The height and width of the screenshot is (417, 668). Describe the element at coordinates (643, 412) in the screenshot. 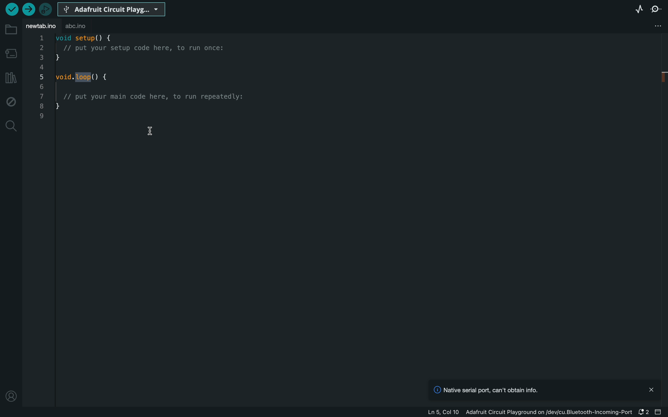

I see `notification` at that location.